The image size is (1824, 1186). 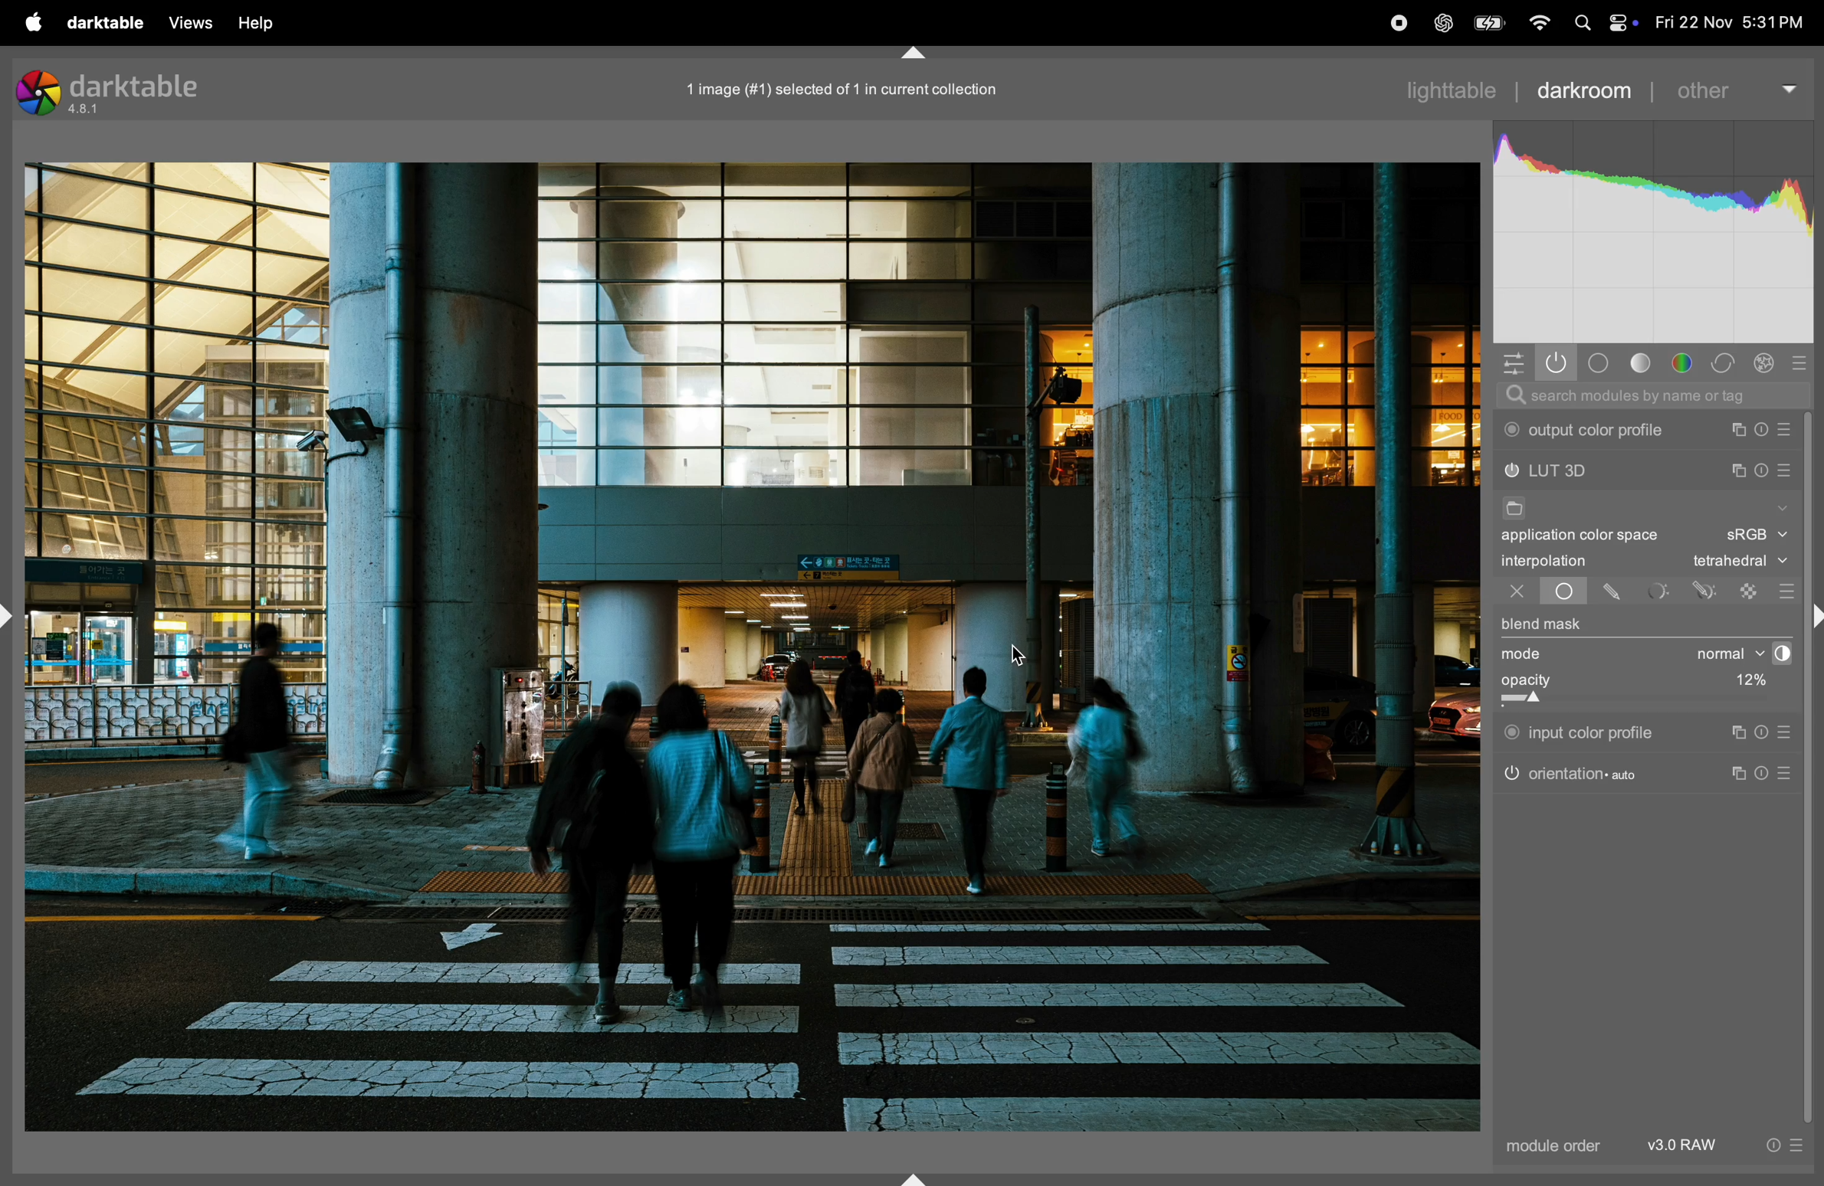 I want to click on output color profile, so click(x=1589, y=431).